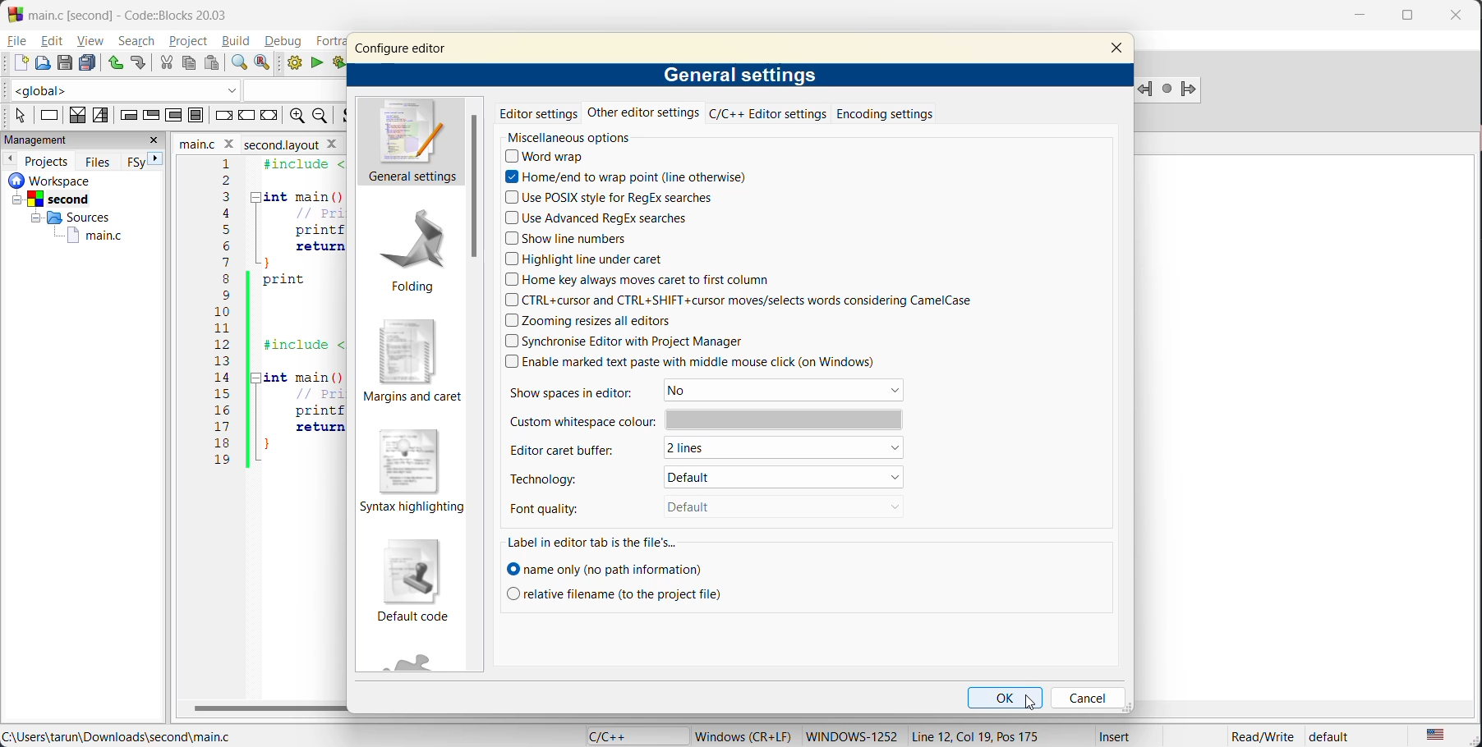 This screenshot has height=747, width=1482. I want to click on margins and caret, so click(412, 360).